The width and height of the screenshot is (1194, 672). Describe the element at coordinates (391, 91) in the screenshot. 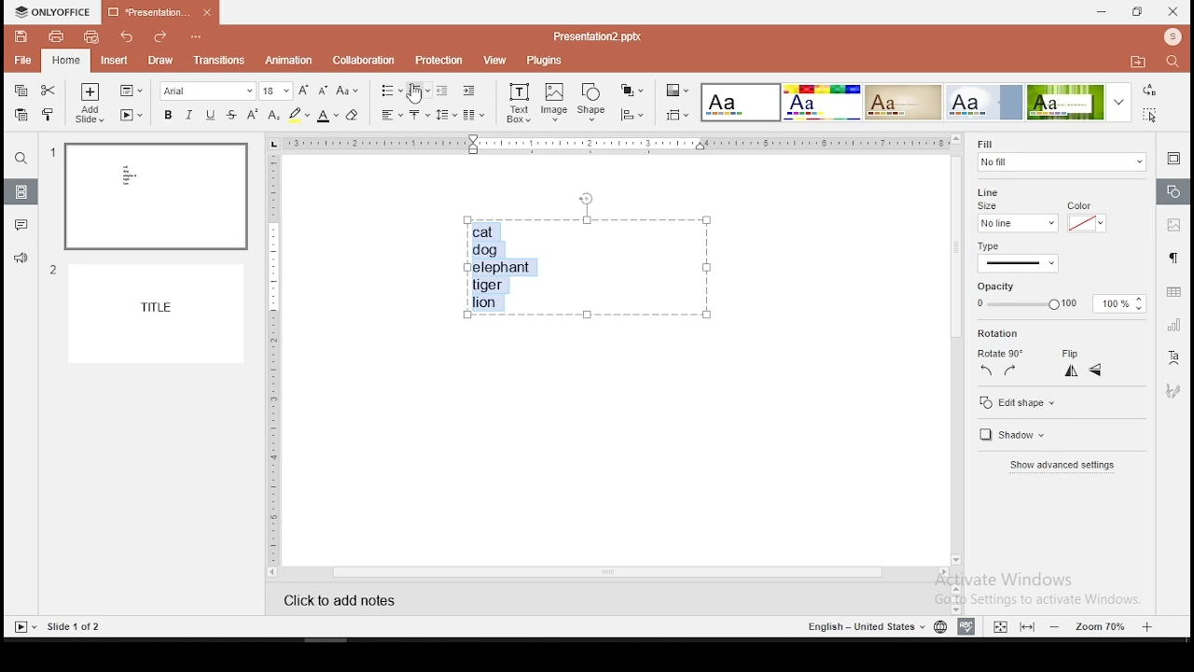

I see `bullets` at that location.